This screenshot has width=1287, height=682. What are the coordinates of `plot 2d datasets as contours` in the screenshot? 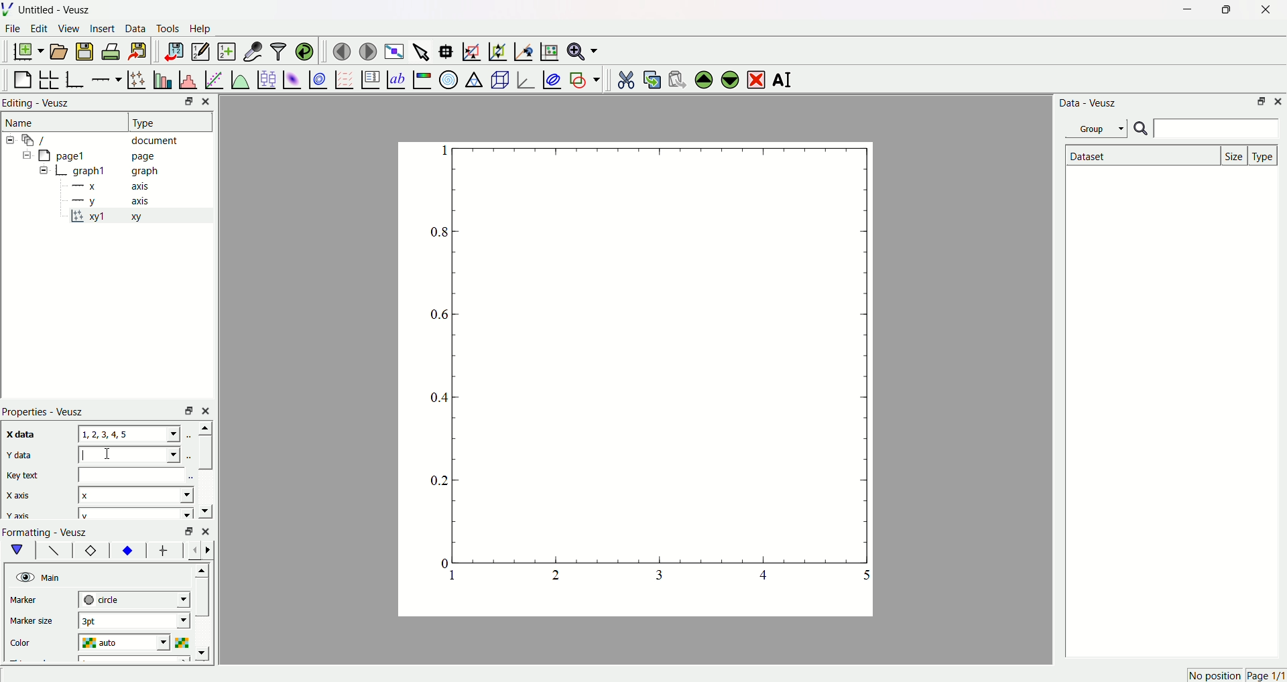 It's located at (317, 79).